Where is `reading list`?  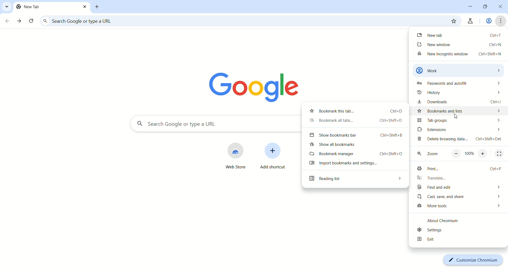 reading list is located at coordinates (354, 180).